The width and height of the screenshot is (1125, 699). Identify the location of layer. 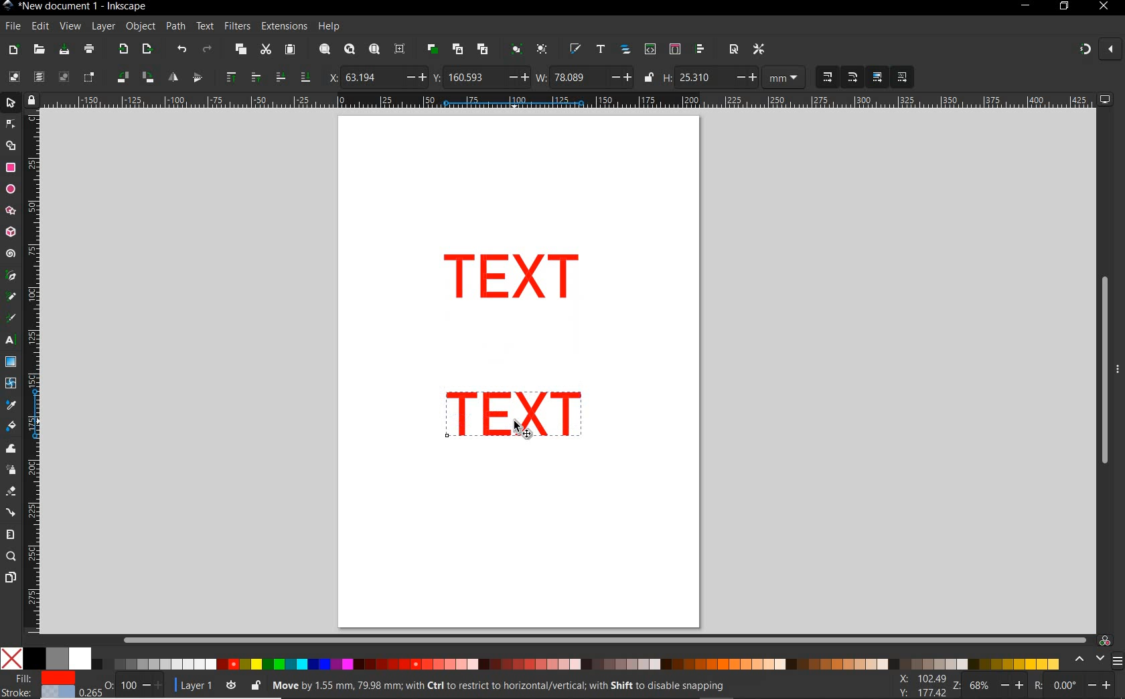
(104, 27).